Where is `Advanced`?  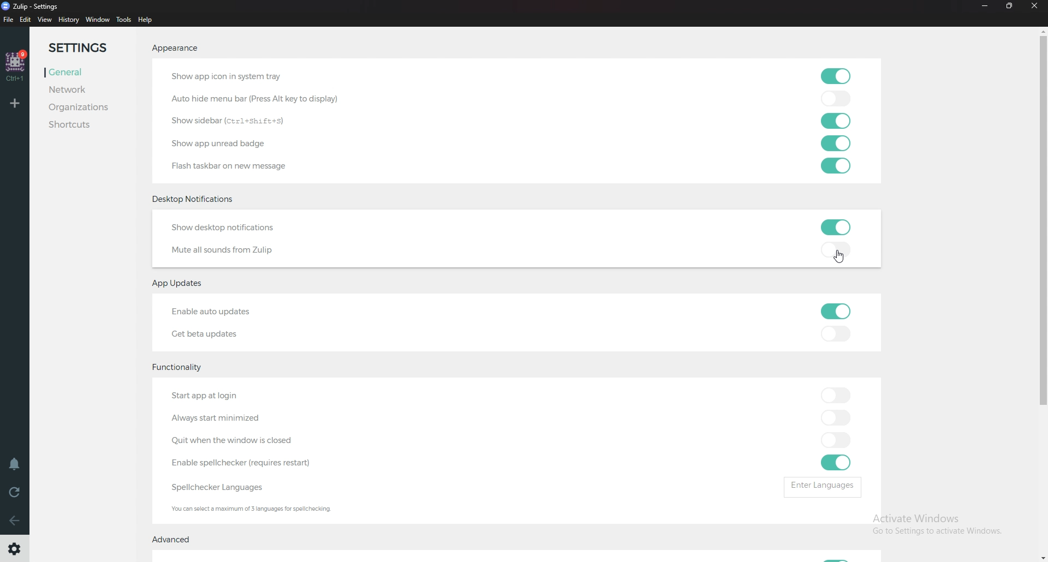 Advanced is located at coordinates (176, 541).